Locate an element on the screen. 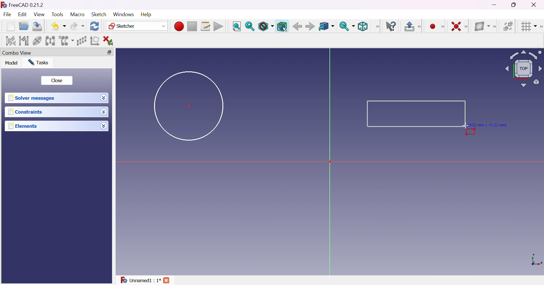 Image resolution: width=544 pixels, height=285 pixels. Drop is located at coordinates (105, 112).